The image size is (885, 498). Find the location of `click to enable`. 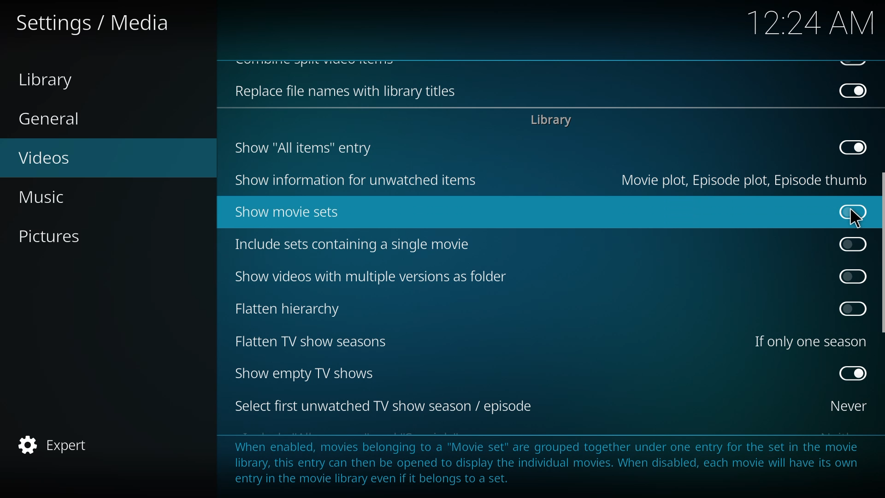

click to enable is located at coordinates (852, 243).